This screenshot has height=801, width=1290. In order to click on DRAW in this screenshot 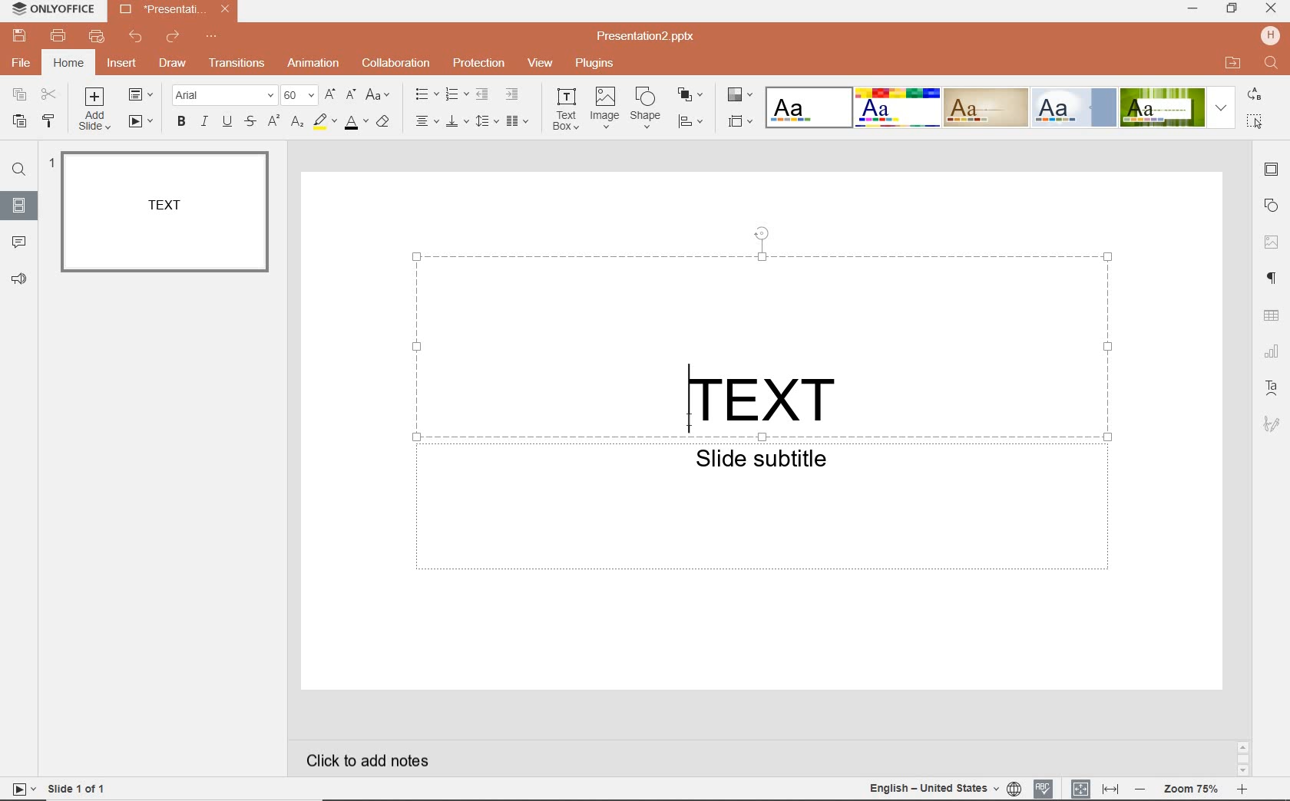, I will do `click(170, 64)`.